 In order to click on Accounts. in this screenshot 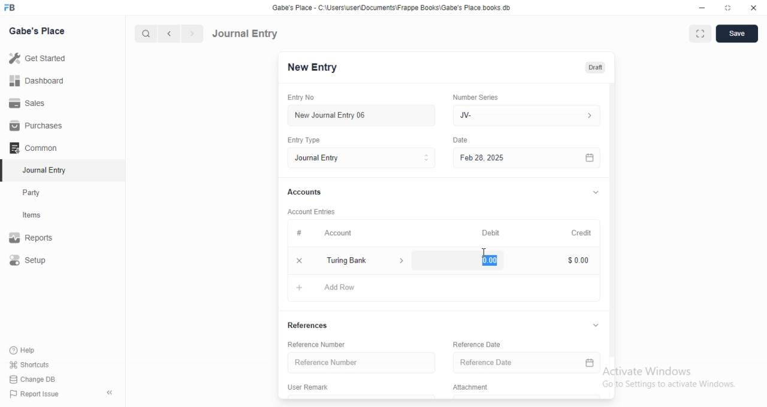, I will do `click(310, 193)`.